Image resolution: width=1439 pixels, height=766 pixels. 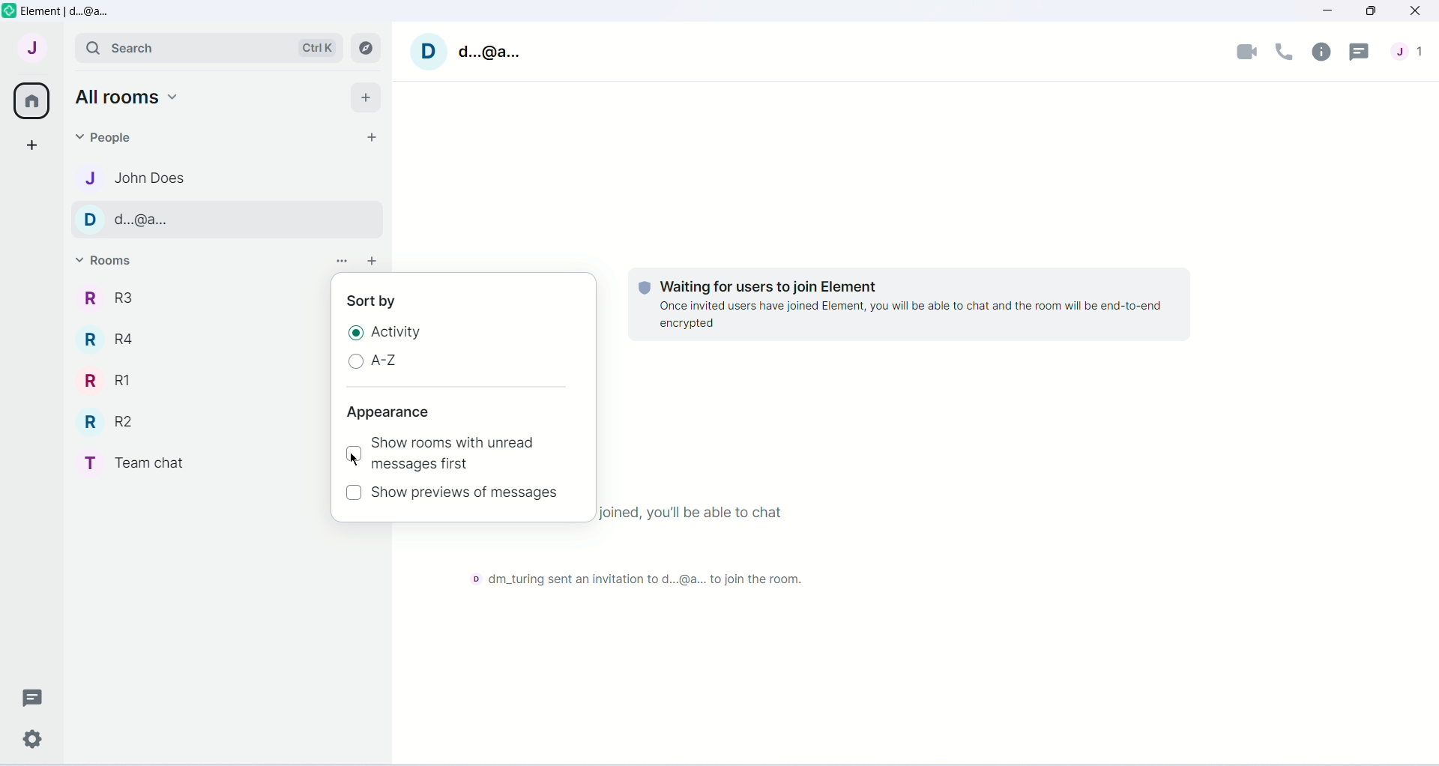 What do you see at coordinates (336, 259) in the screenshot?
I see `option` at bounding box center [336, 259].